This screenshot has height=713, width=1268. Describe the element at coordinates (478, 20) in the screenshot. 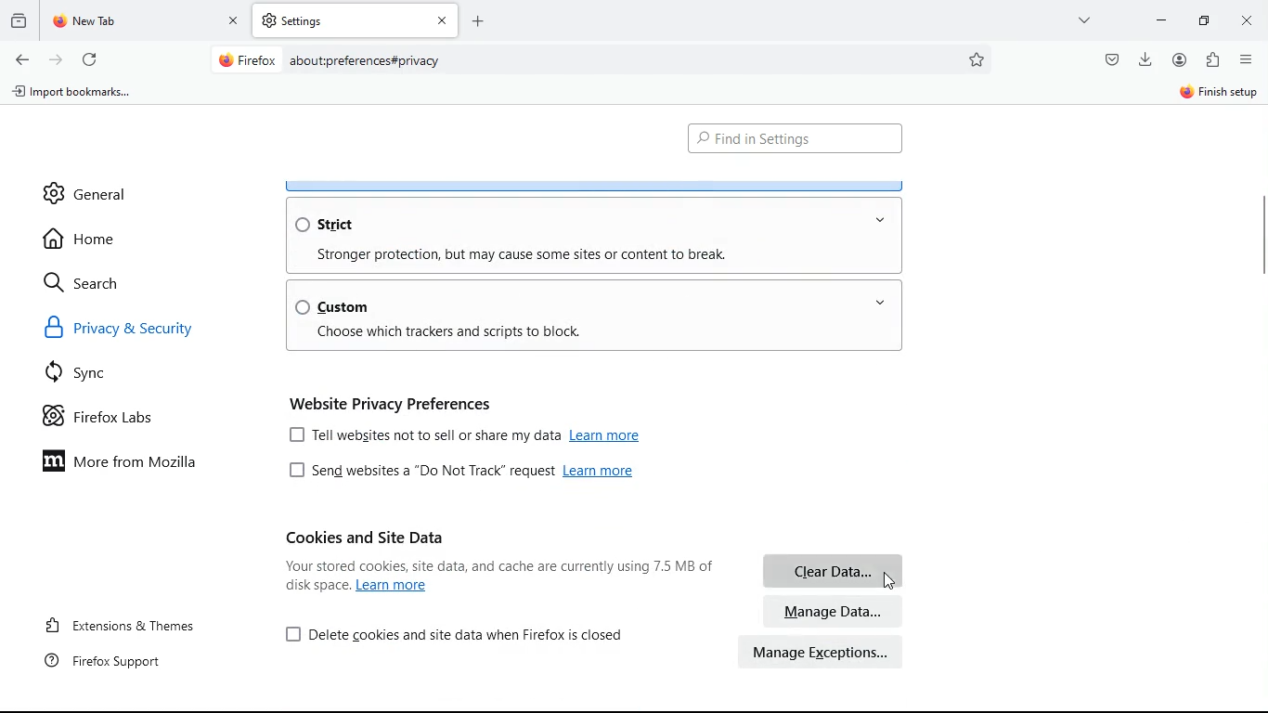

I see `Add new Tab` at that location.